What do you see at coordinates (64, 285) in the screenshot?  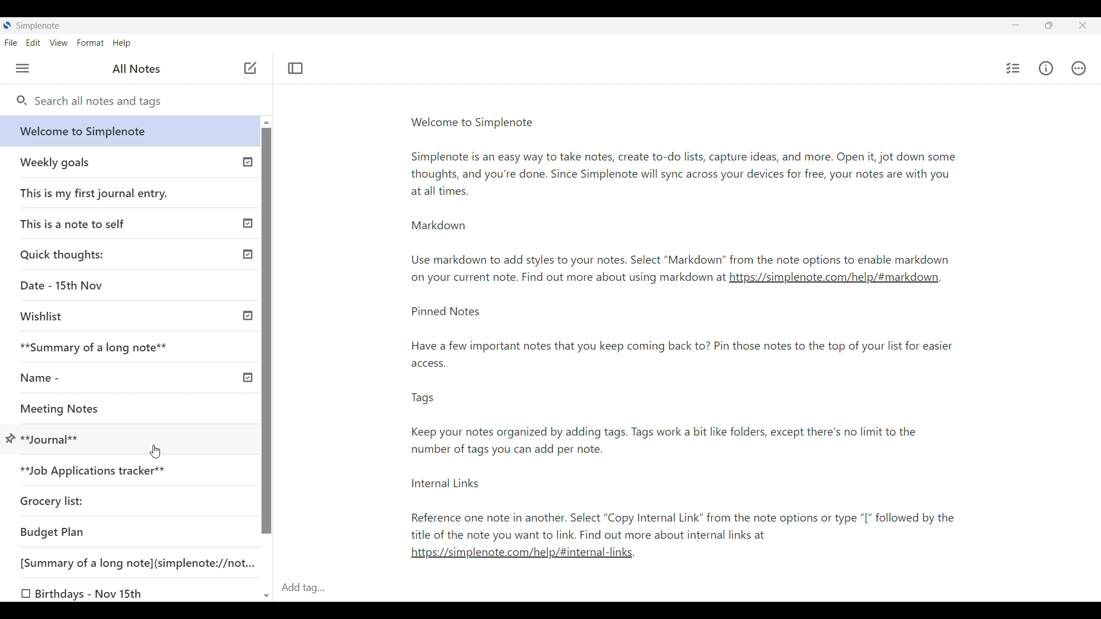 I see `Date - 15th Nov` at bounding box center [64, 285].